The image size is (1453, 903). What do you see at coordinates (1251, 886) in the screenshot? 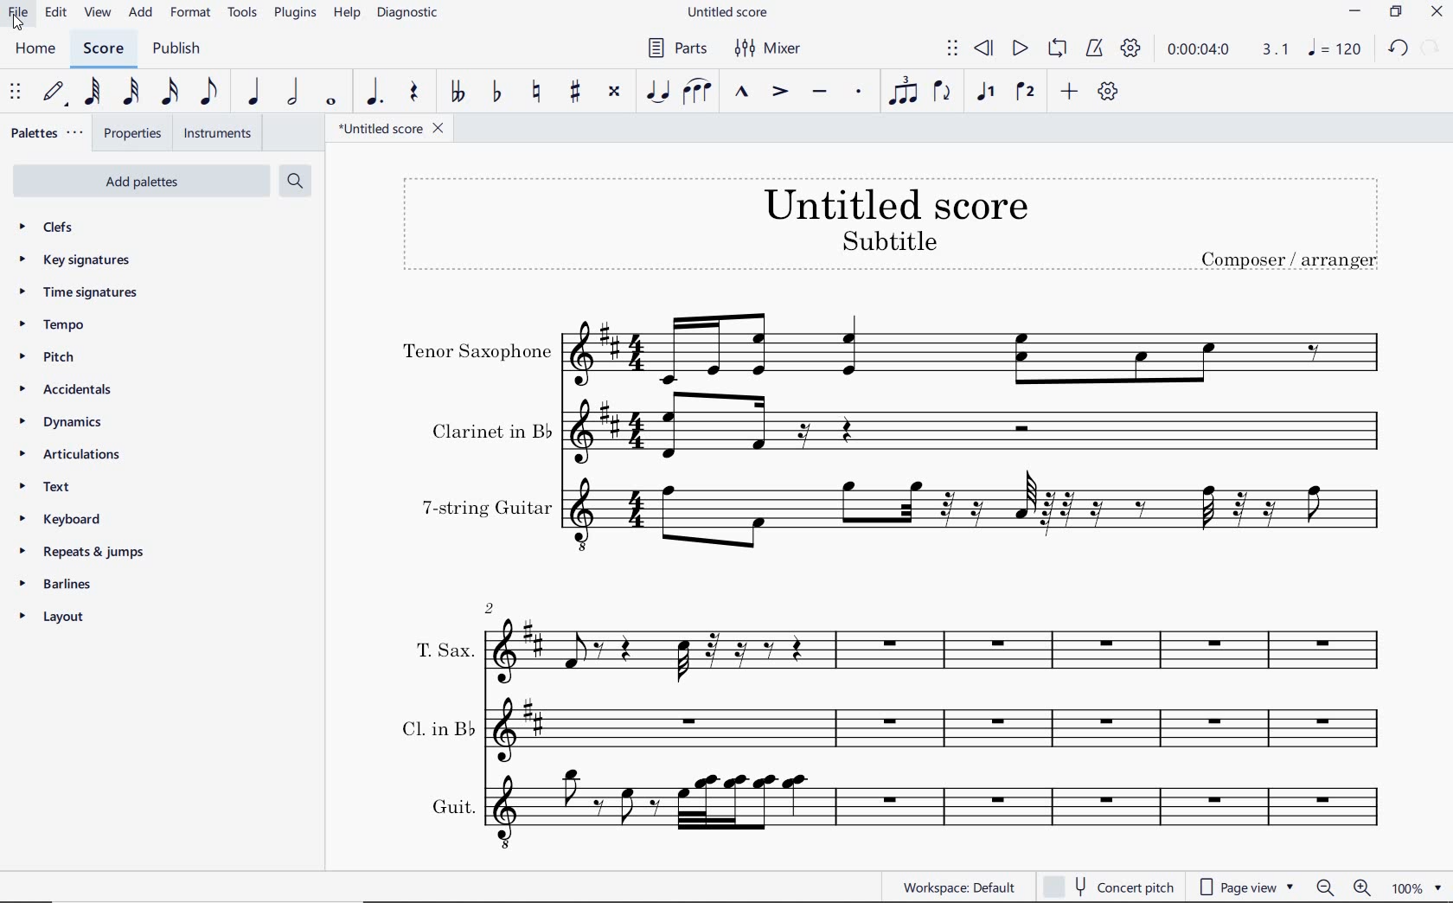
I see `page view` at bounding box center [1251, 886].